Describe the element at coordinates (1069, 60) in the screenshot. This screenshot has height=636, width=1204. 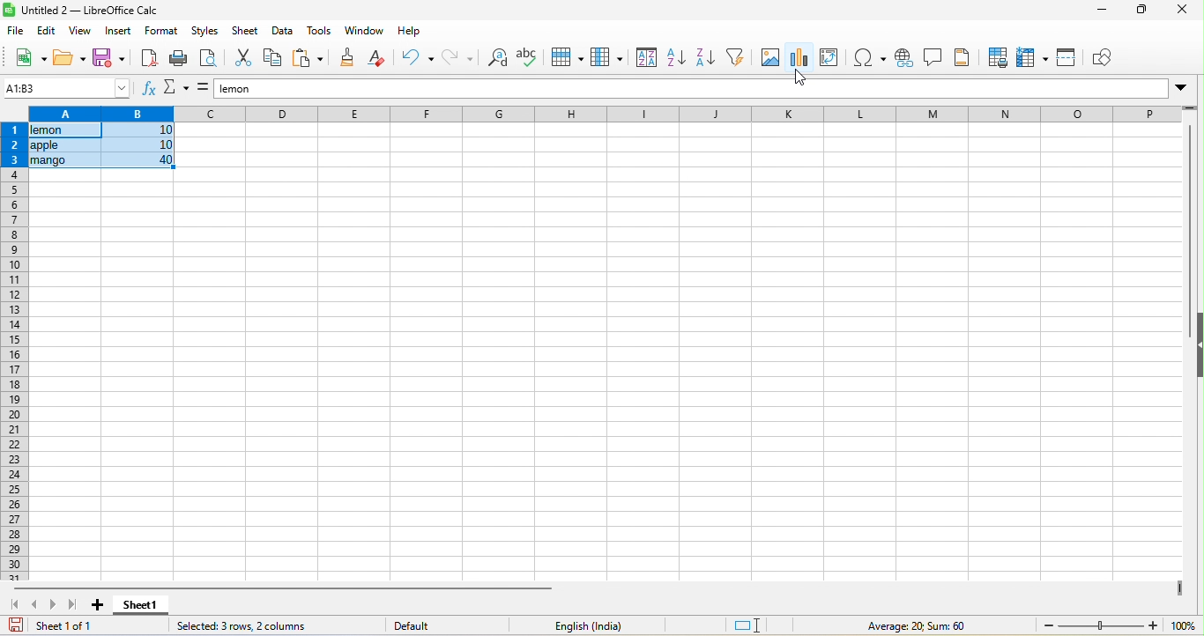
I see `split window` at that location.